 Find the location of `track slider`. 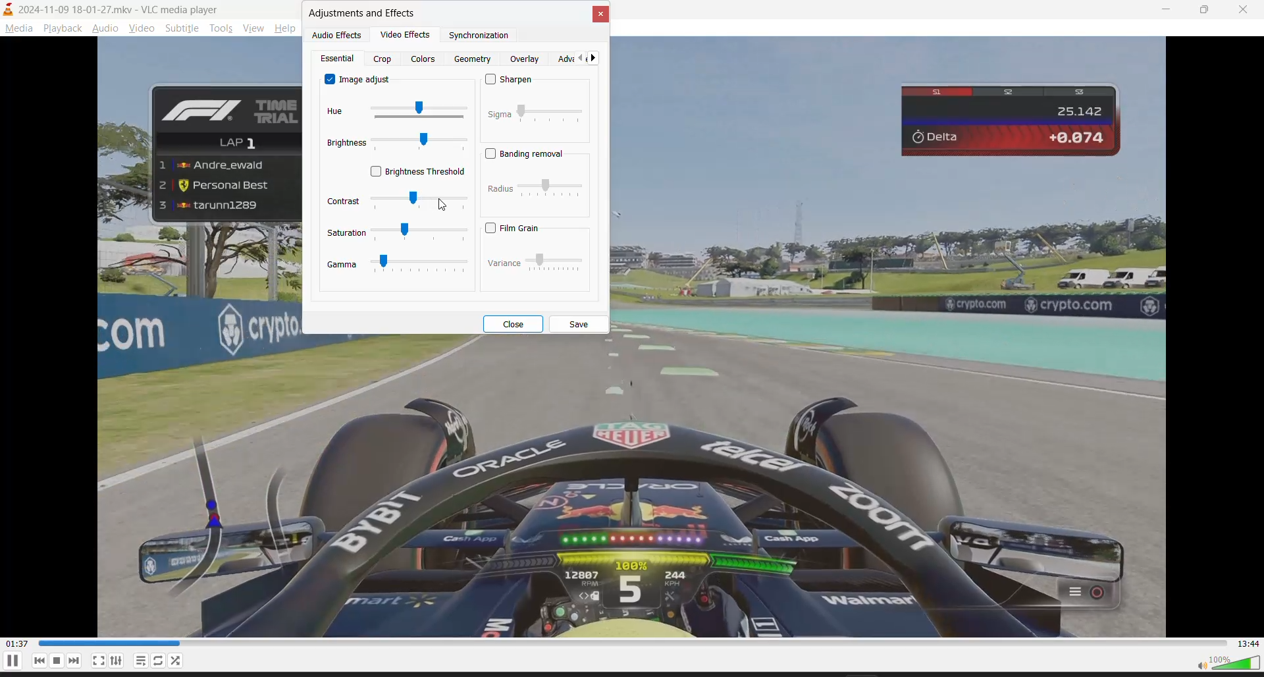

track slider is located at coordinates (633, 644).